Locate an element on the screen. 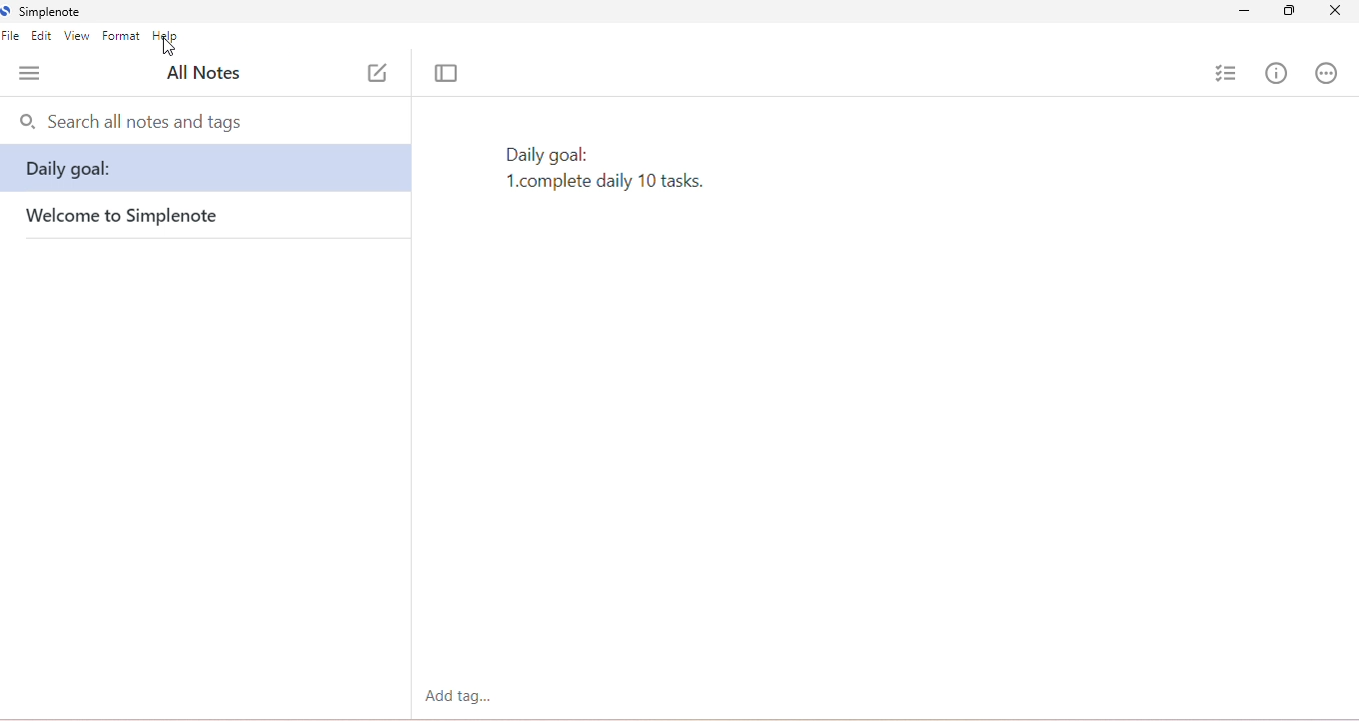 Image resolution: width=1359 pixels, height=721 pixels. insert checklist is located at coordinates (1226, 73).